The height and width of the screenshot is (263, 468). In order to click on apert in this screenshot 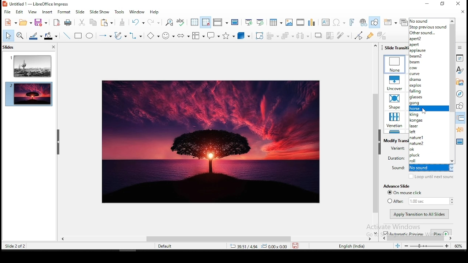, I will do `click(429, 45)`.